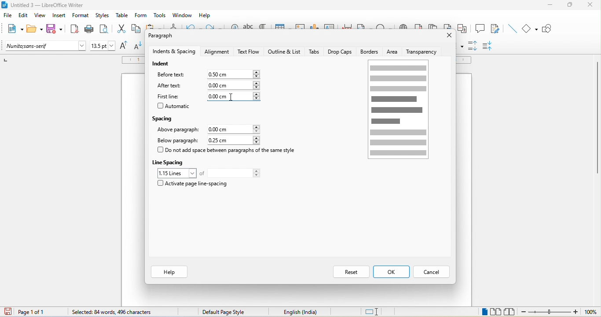  Describe the element at coordinates (74, 29) in the screenshot. I see `export directly as pdf` at that location.